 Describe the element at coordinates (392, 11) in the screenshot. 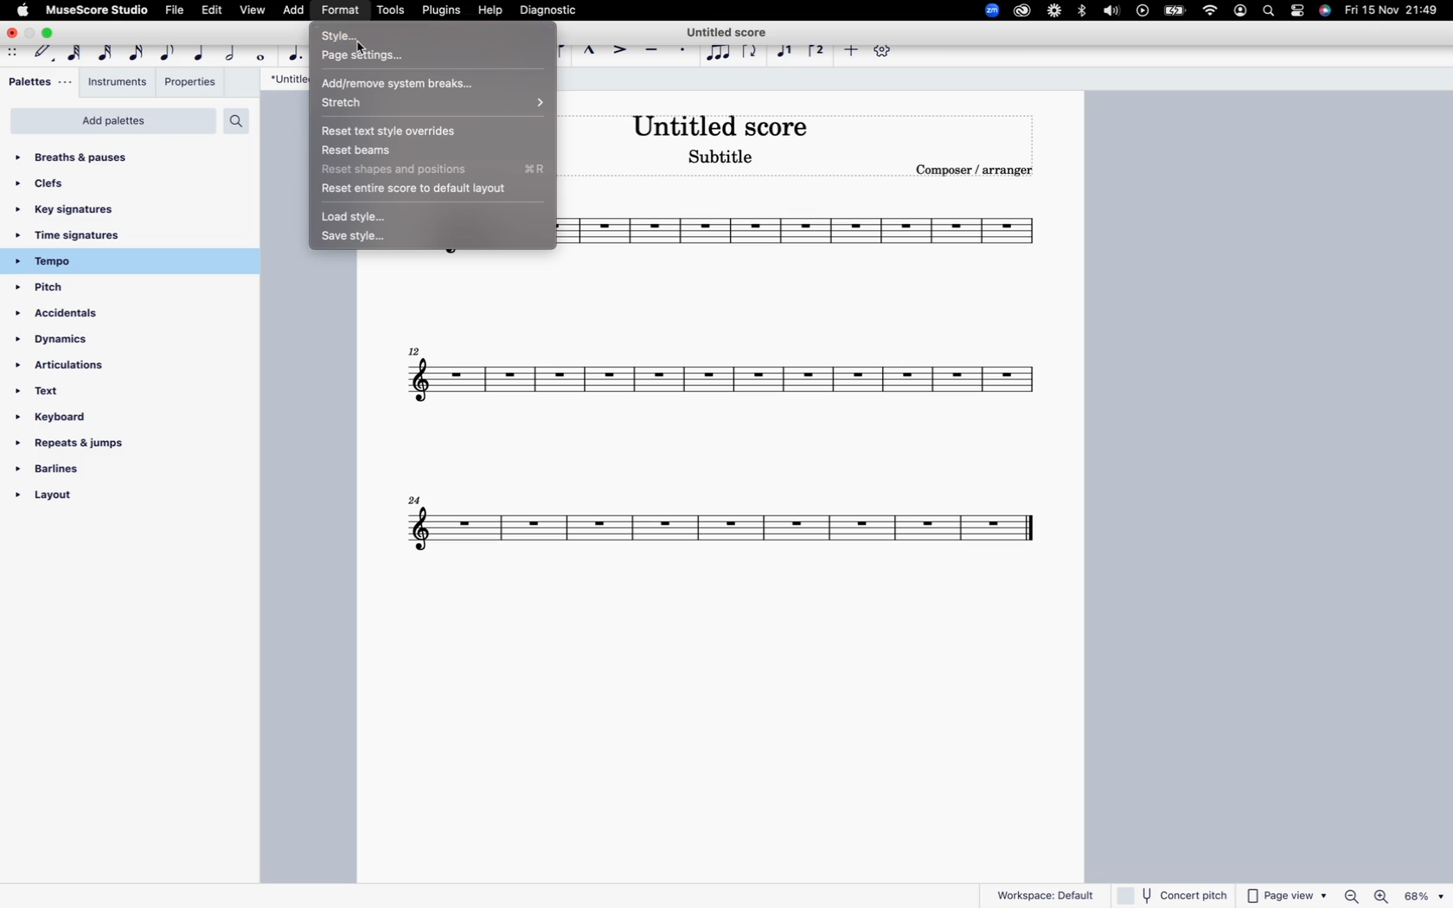

I see `tools` at that location.